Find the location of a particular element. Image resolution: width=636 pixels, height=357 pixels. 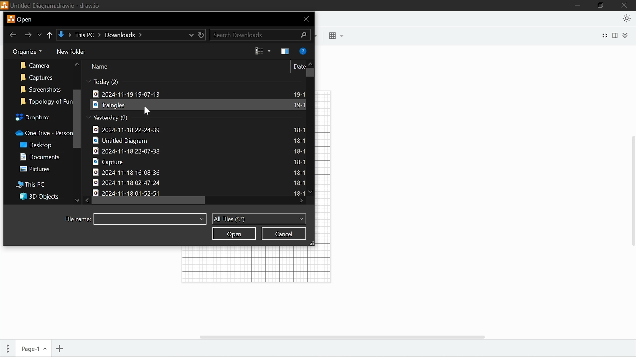

Path of current location is located at coordinates (121, 35).